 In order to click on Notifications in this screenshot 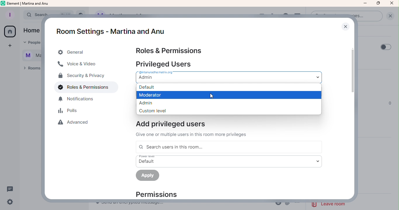, I will do `click(79, 100)`.